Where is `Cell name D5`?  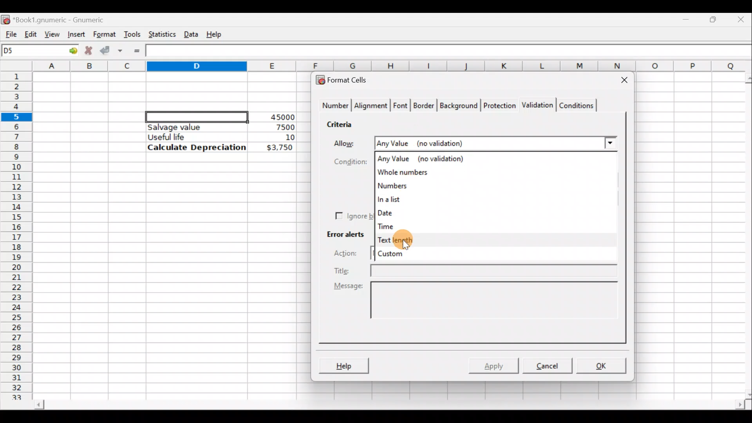
Cell name D5 is located at coordinates (31, 51).